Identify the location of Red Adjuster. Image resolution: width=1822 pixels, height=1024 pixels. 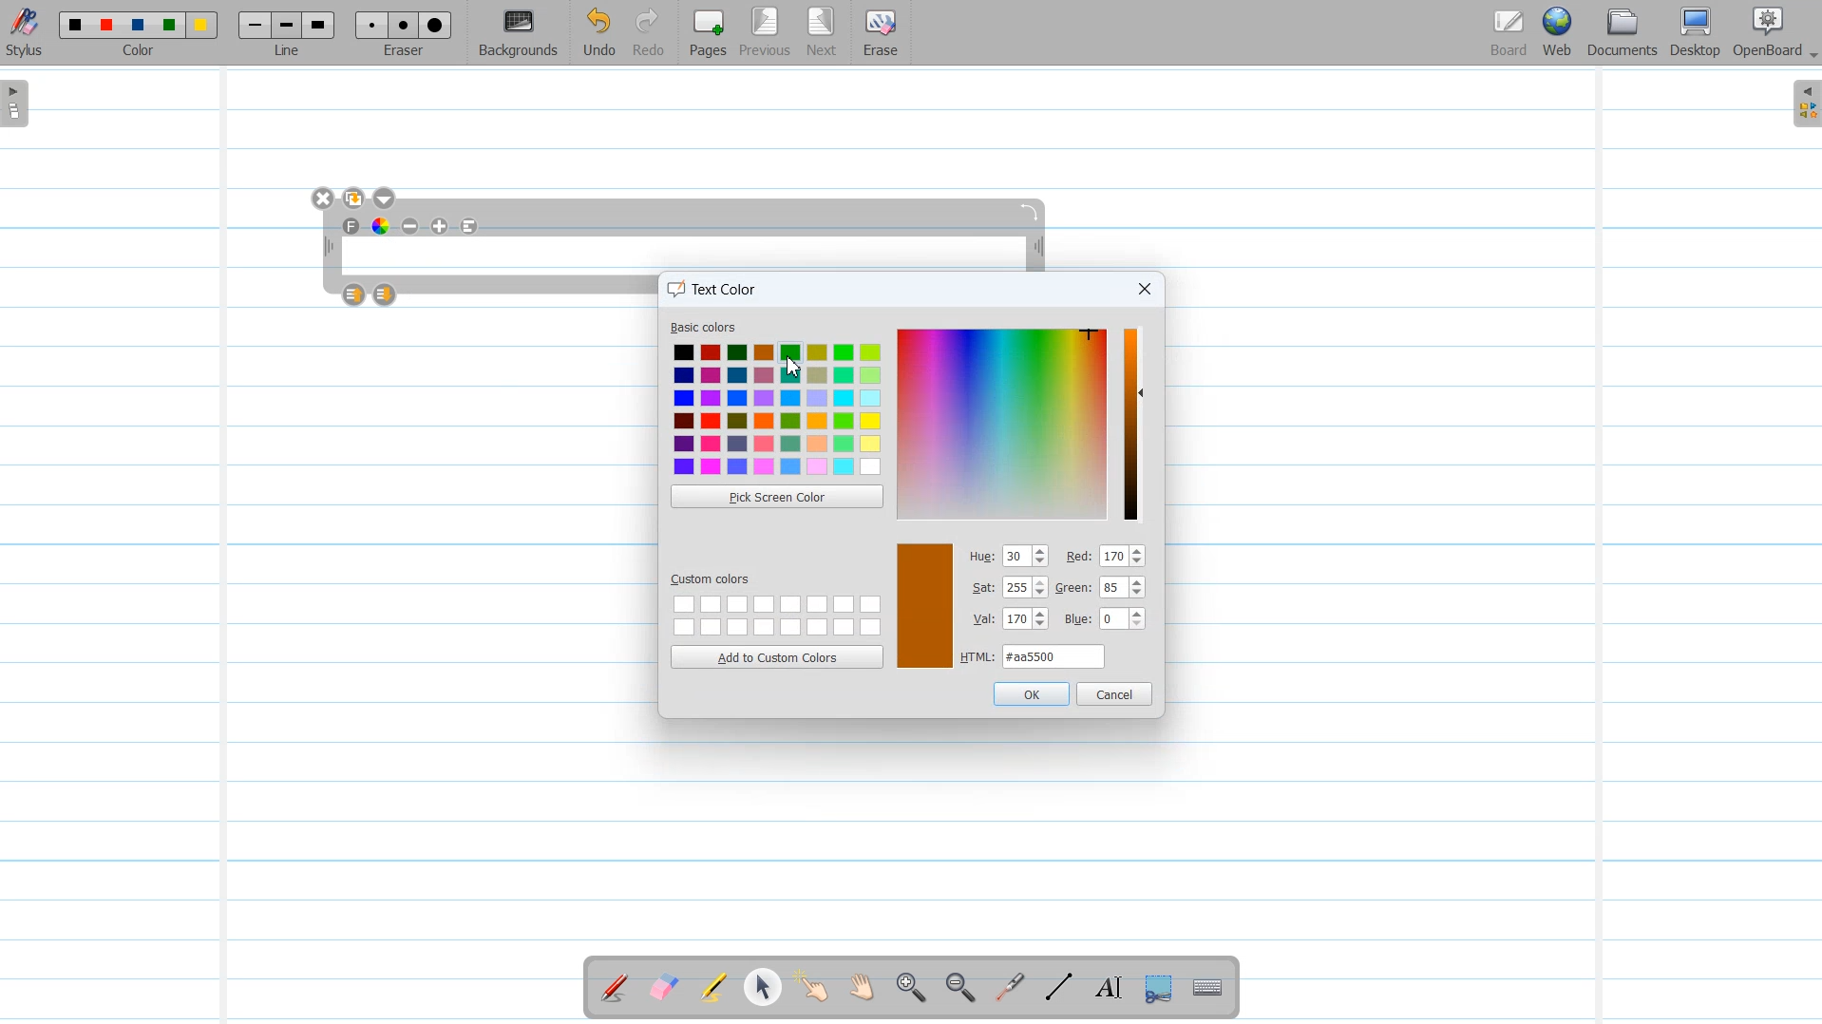
(1106, 557).